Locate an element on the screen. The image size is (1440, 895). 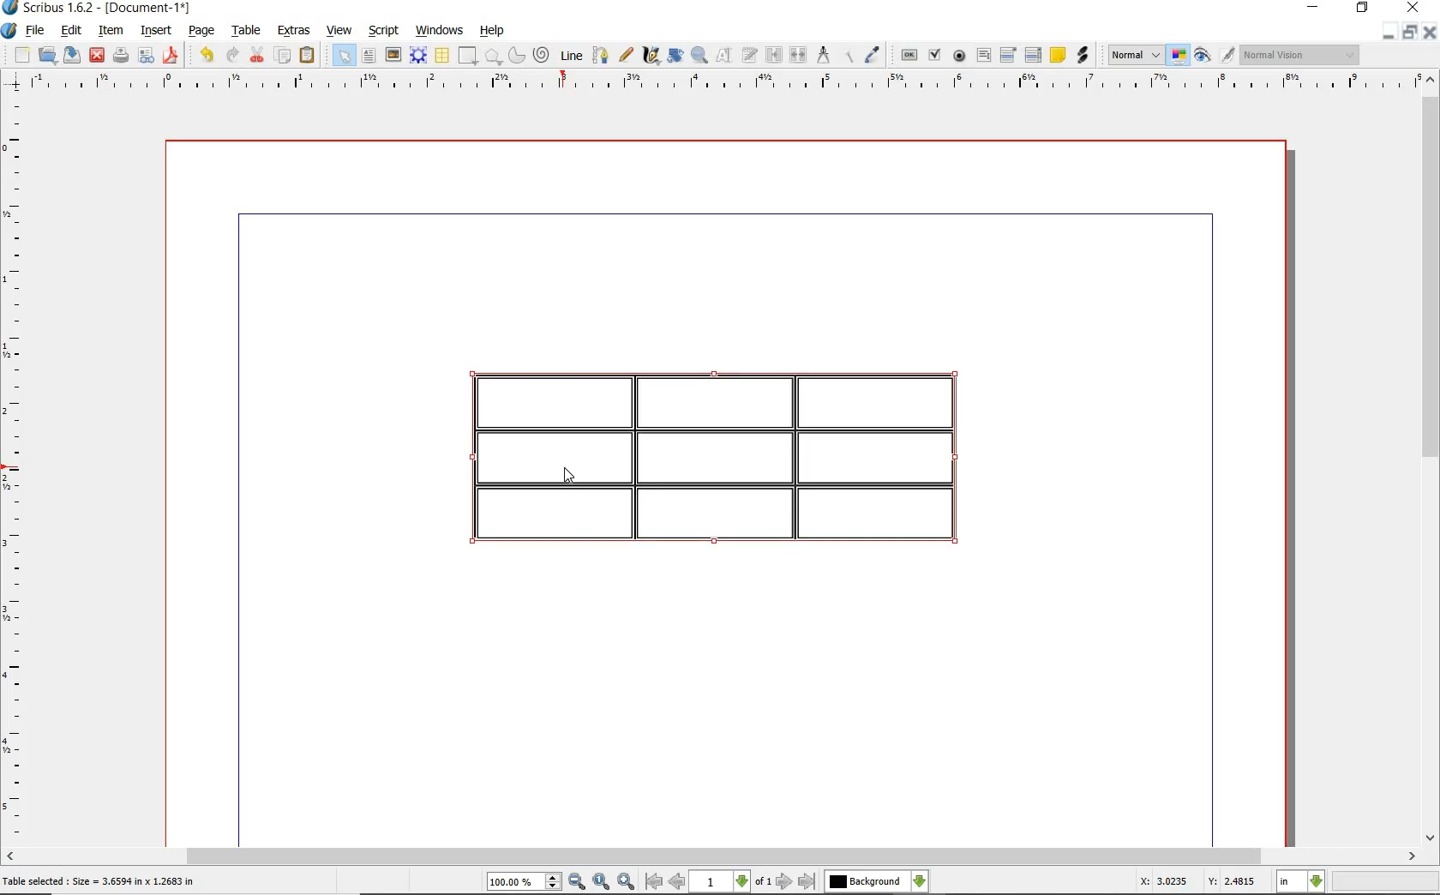
go to next page is located at coordinates (785, 880).